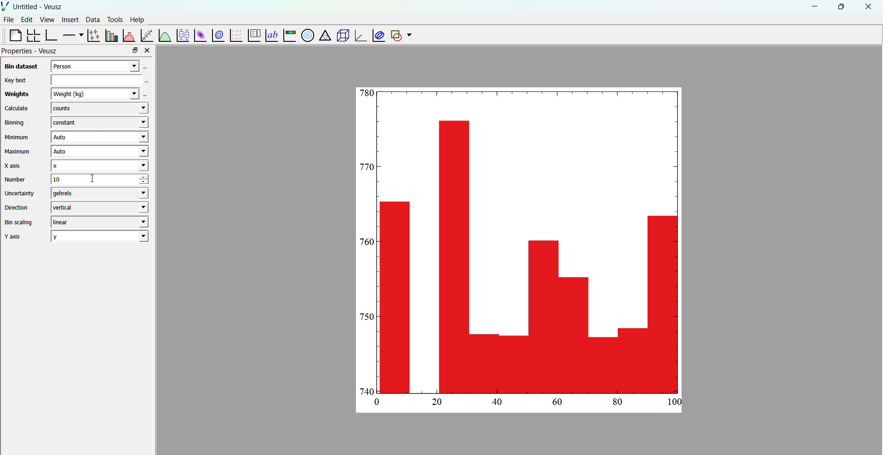 Image resolution: width=883 pixels, height=455 pixels. Describe the element at coordinates (51, 35) in the screenshot. I see `base graph` at that location.